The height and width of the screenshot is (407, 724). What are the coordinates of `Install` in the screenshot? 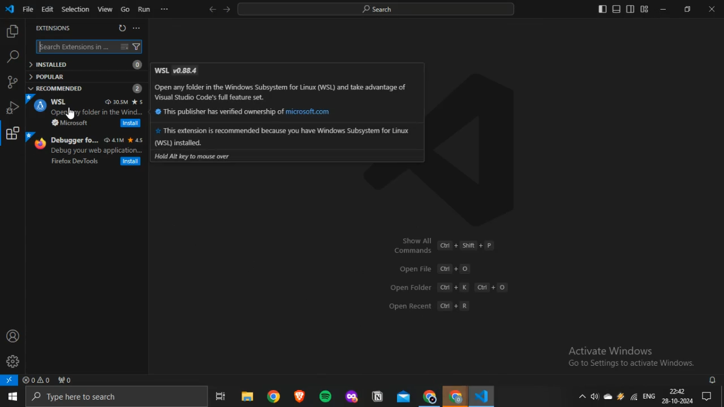 It's located at (131, 123).